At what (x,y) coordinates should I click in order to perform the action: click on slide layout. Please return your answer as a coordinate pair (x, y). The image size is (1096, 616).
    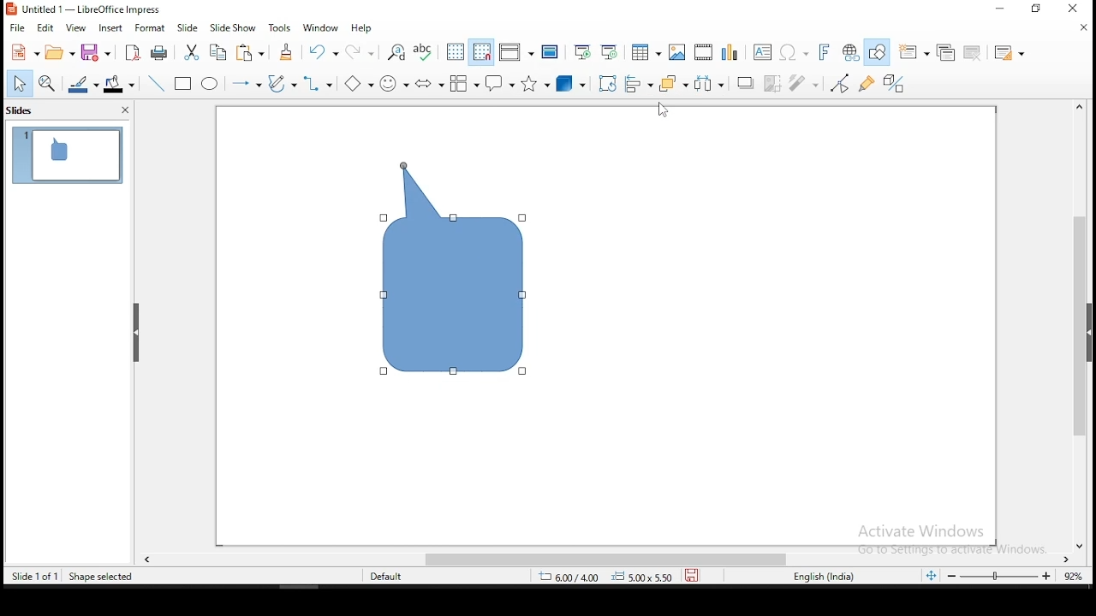
    Looking at the image, I should click on (1006, 50).